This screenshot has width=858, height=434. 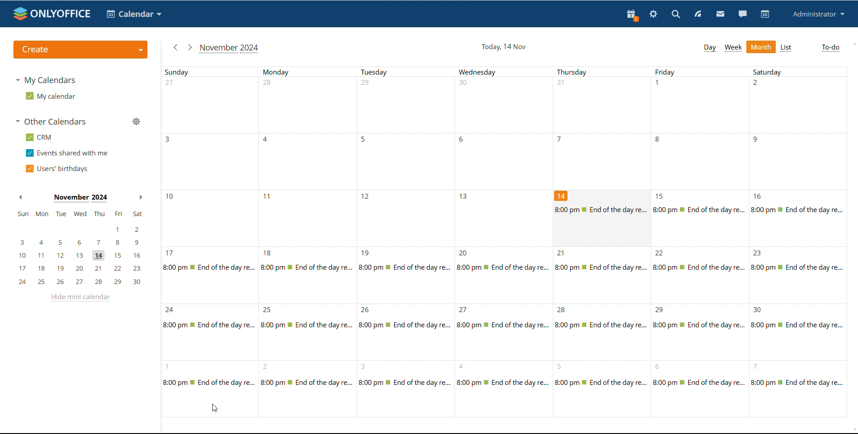 I want to click on dates, so click(x=489, y=254).